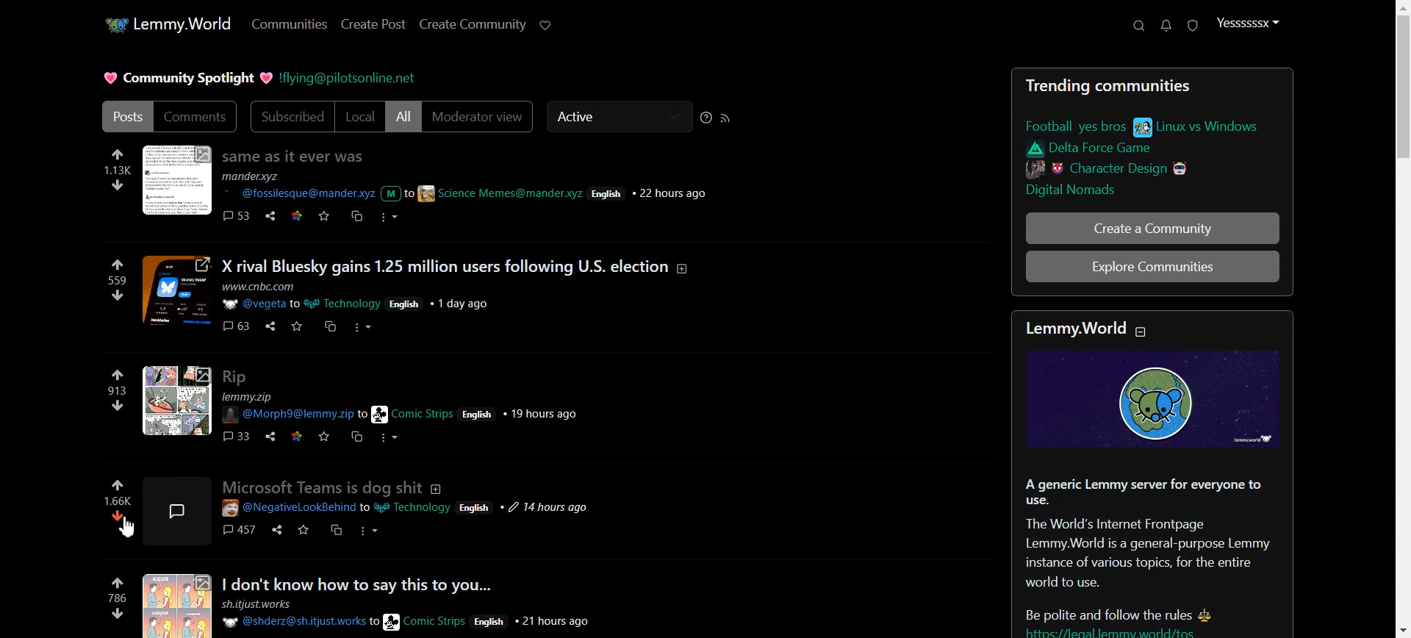 Image resolution: width=1411 pixels, height=638 pixels. I want to click on link, so click(1151, 126).